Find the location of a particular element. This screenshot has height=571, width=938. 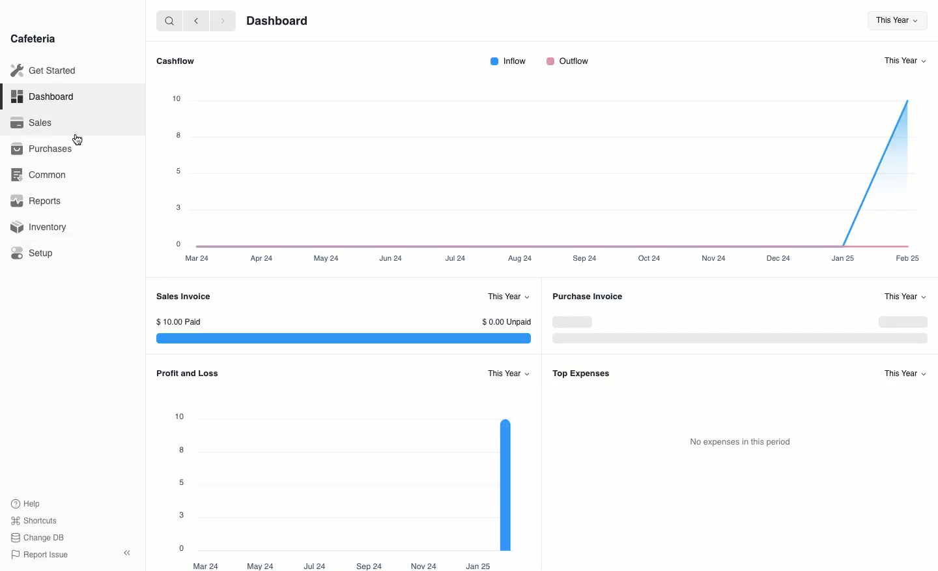

Dec 24 is located at coordinates (773, 258).